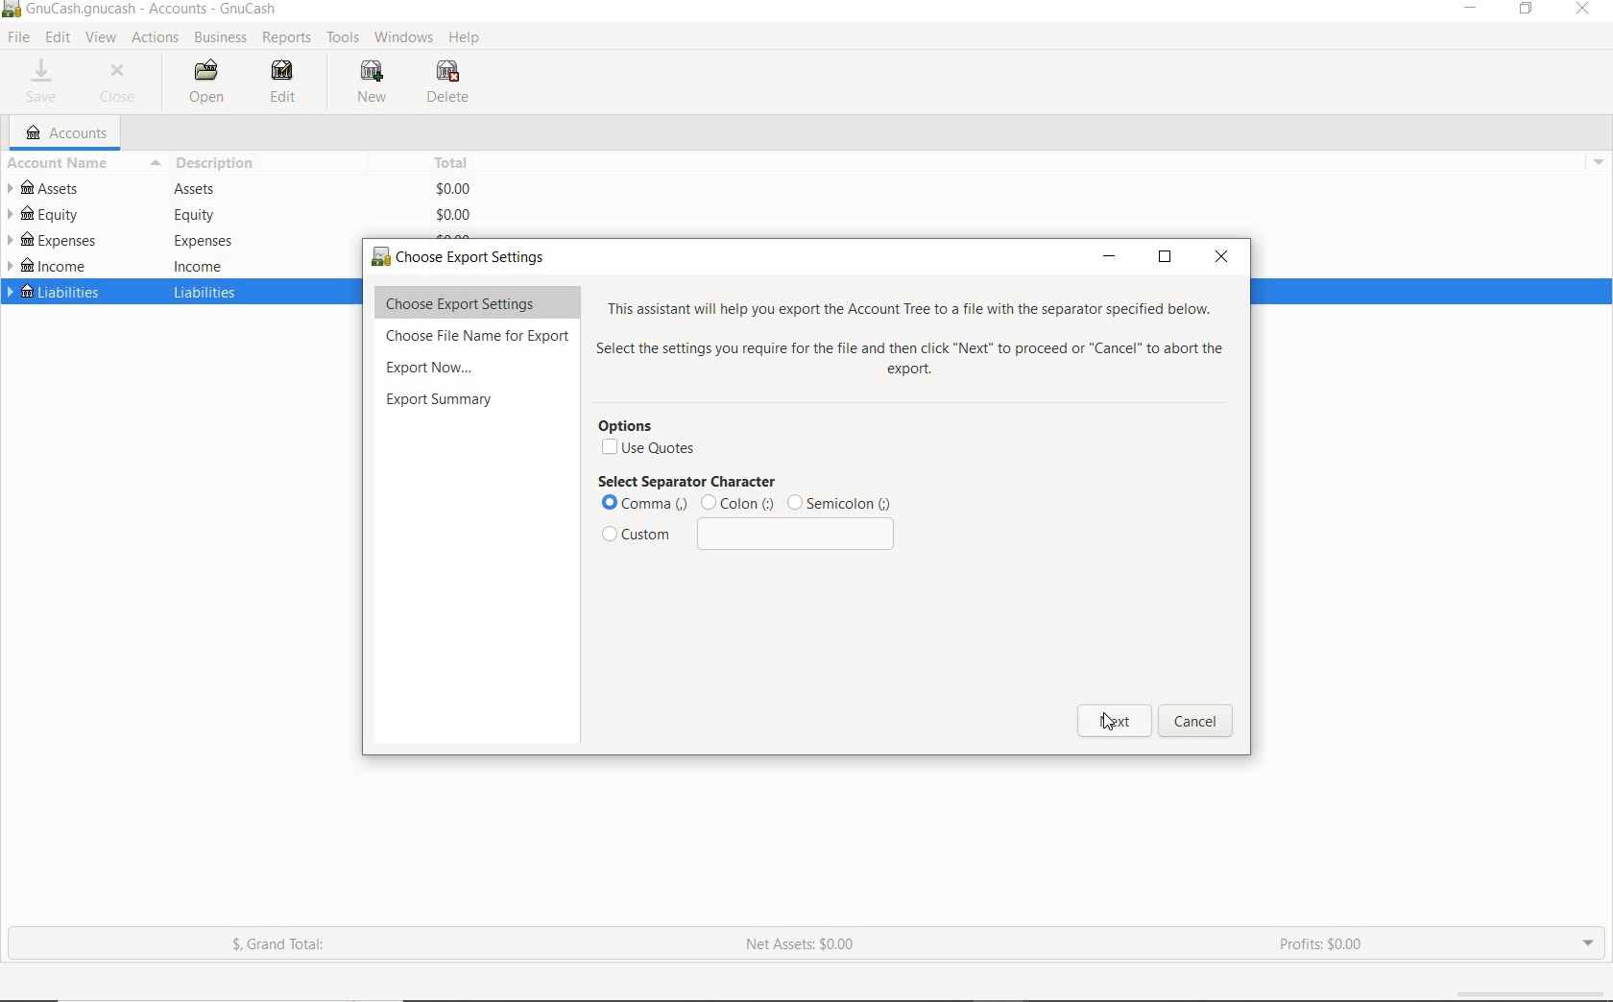 This screenshot has height=1002, width=1613. Describe the element at coordinates (1110, 257) in the screenshot. I see `minimize` at that location.